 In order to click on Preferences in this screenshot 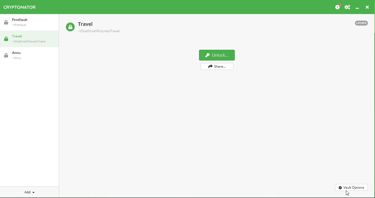, I will do `click(347, 6)`.